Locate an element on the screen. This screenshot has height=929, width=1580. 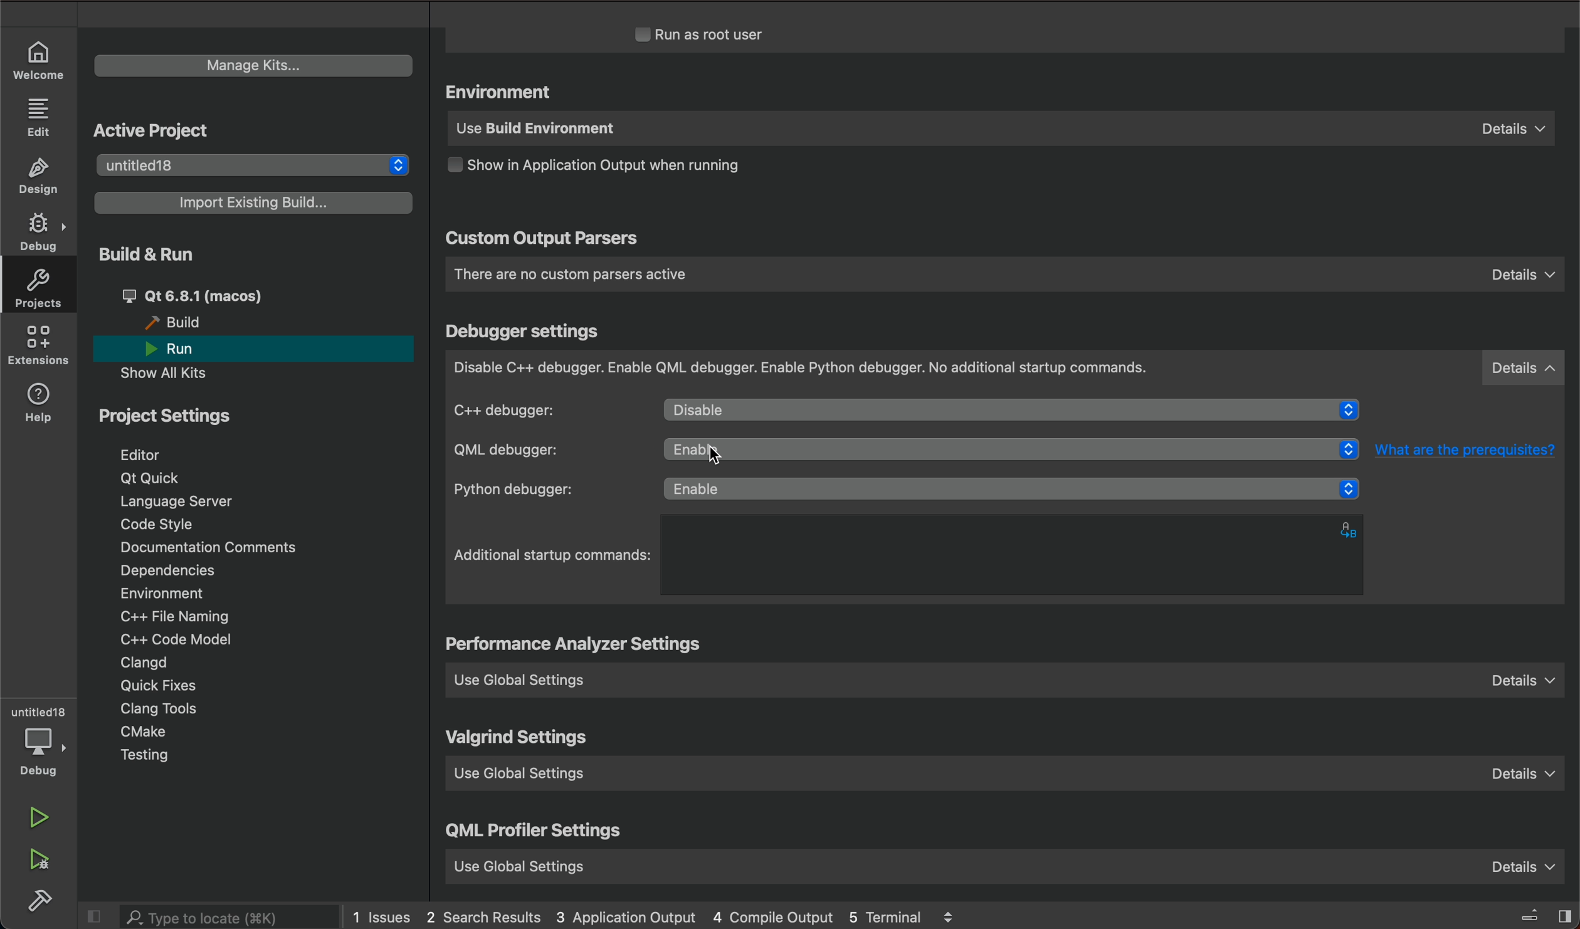
qml  is located at coordinates (535, 834).